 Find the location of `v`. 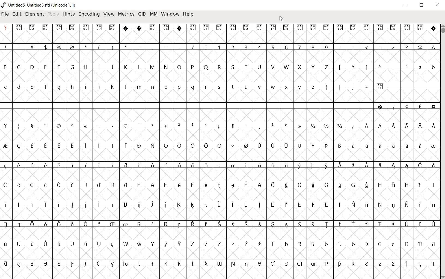

v is located at coordinates (260, 87).